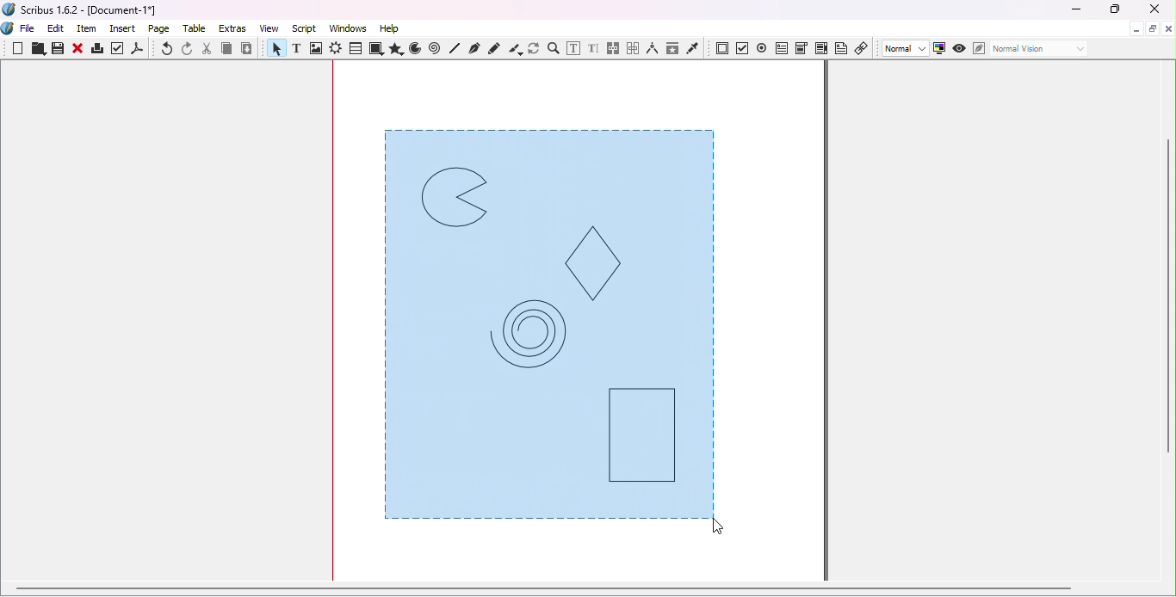 This screenshot has height=597, width=1176. Describe the element at coordinates (28, 29) in the screenshot. I see `File` at that location.